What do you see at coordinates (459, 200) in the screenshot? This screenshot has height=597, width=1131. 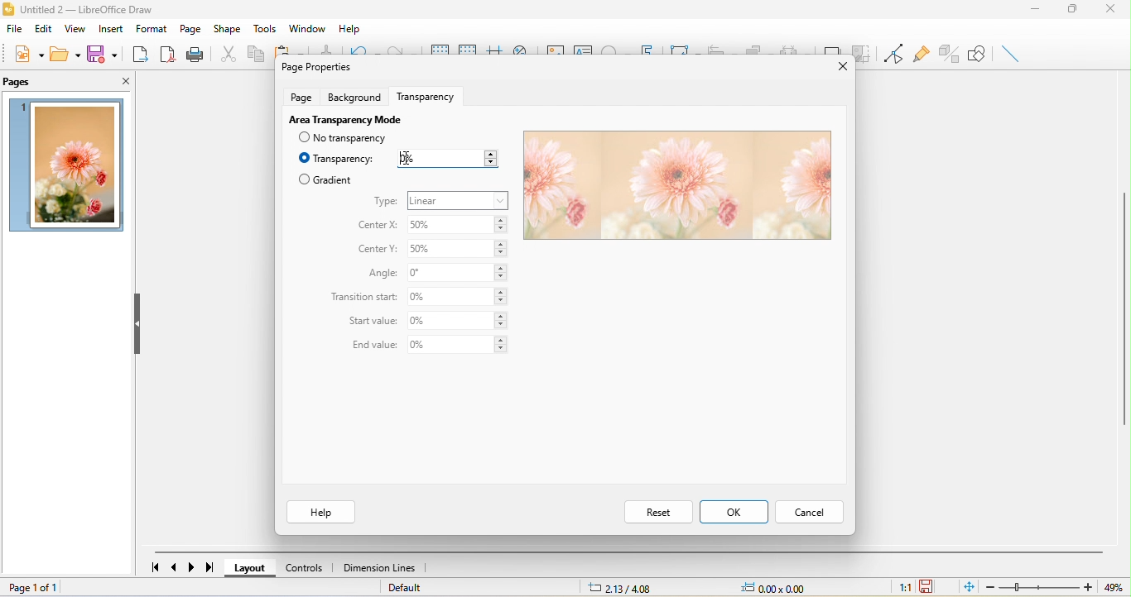 I see `linear` at bounding box center [459, 200].